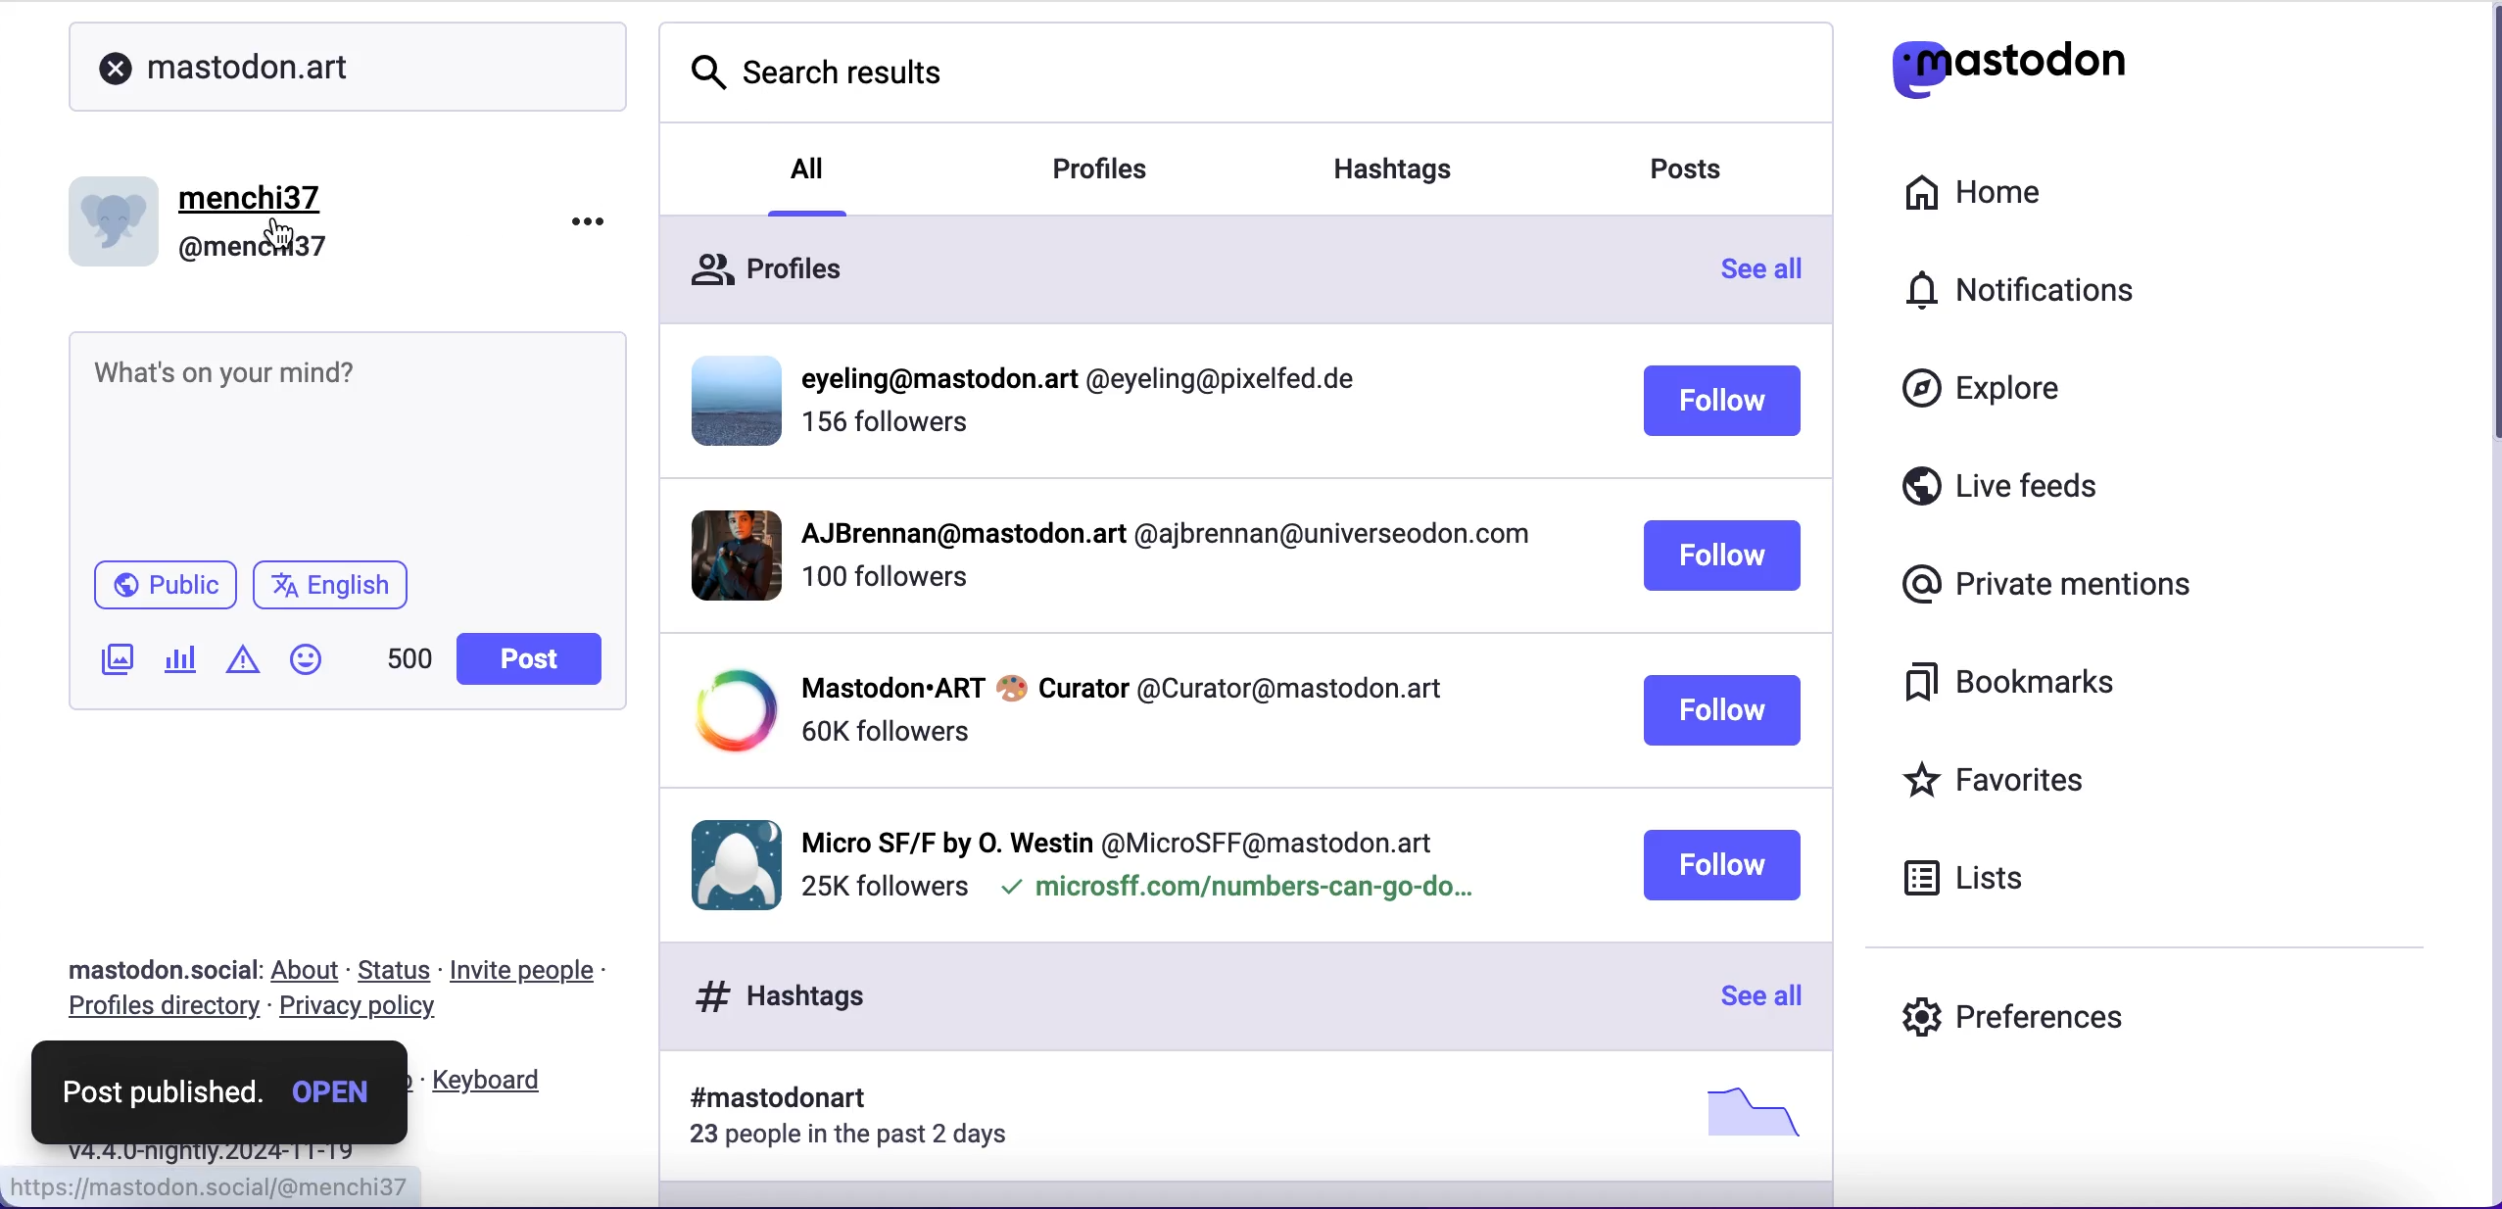 This screenshot has height=1209, width=2502. I want to click on invite people, so click(543, 970).